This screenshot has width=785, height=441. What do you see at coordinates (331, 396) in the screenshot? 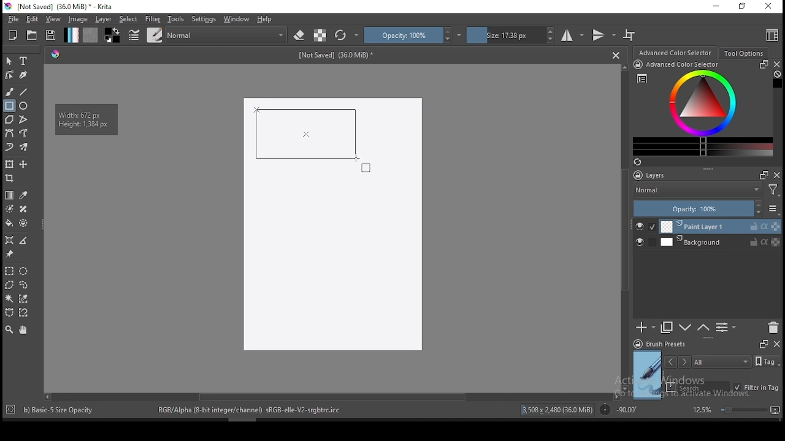
I see `scroll bar` at bounding box center [331, 396].